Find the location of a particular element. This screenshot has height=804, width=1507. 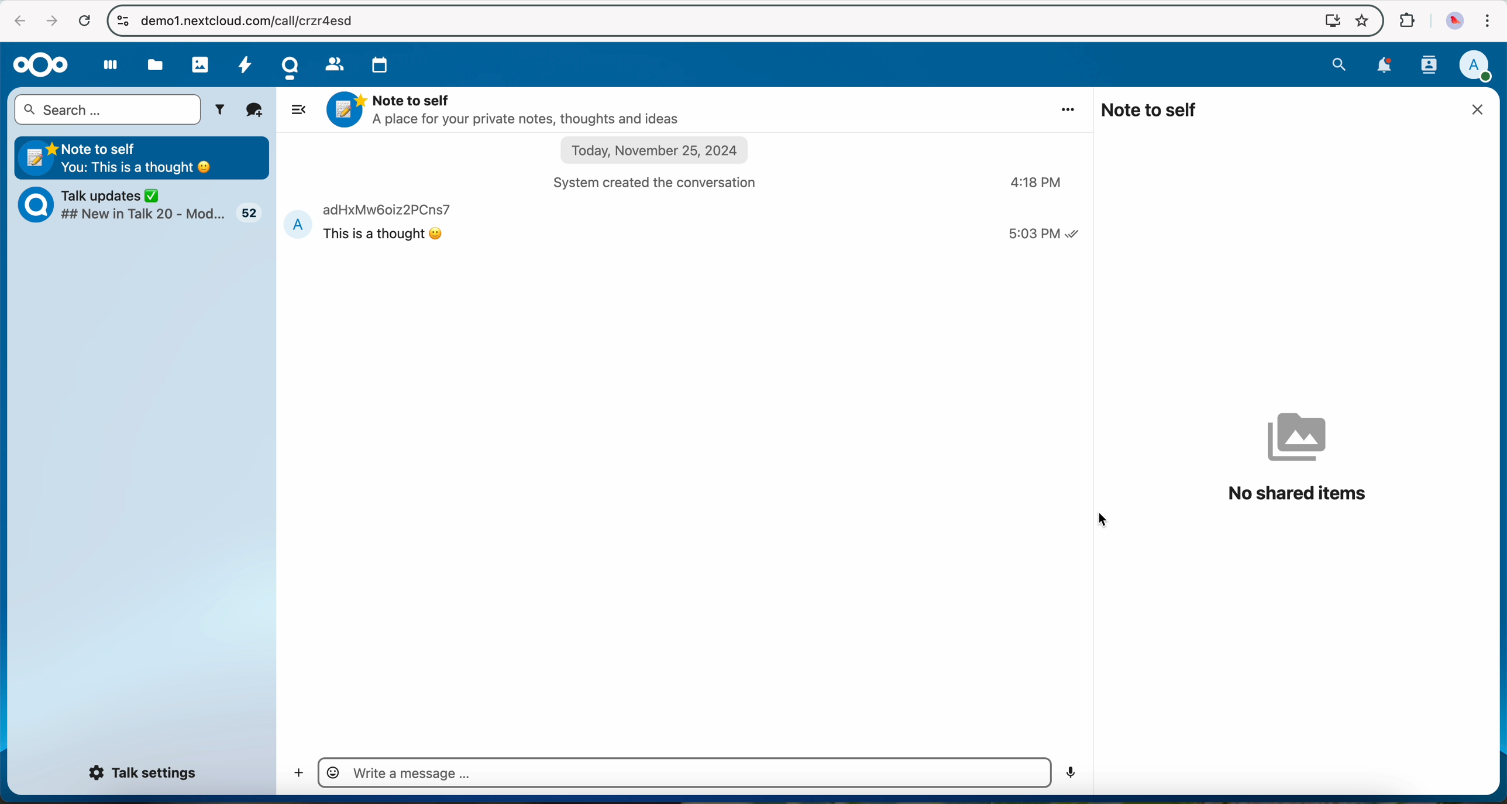

Nextcloud logo is located at coordinates (39, 64).